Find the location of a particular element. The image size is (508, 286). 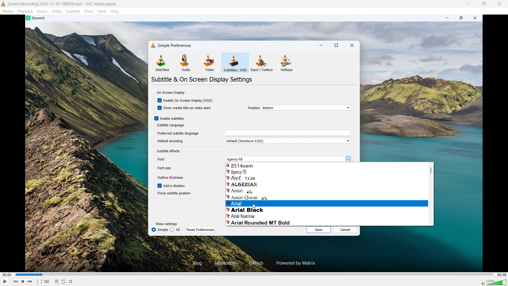

minimize is located at coordinates (468, 4).